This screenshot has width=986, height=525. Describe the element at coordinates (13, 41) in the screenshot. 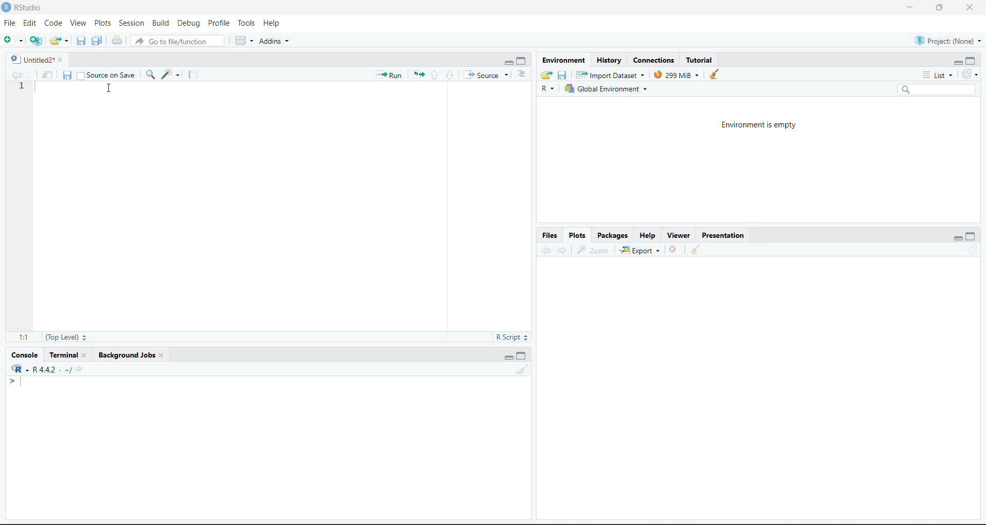

I see `New file` at that location.